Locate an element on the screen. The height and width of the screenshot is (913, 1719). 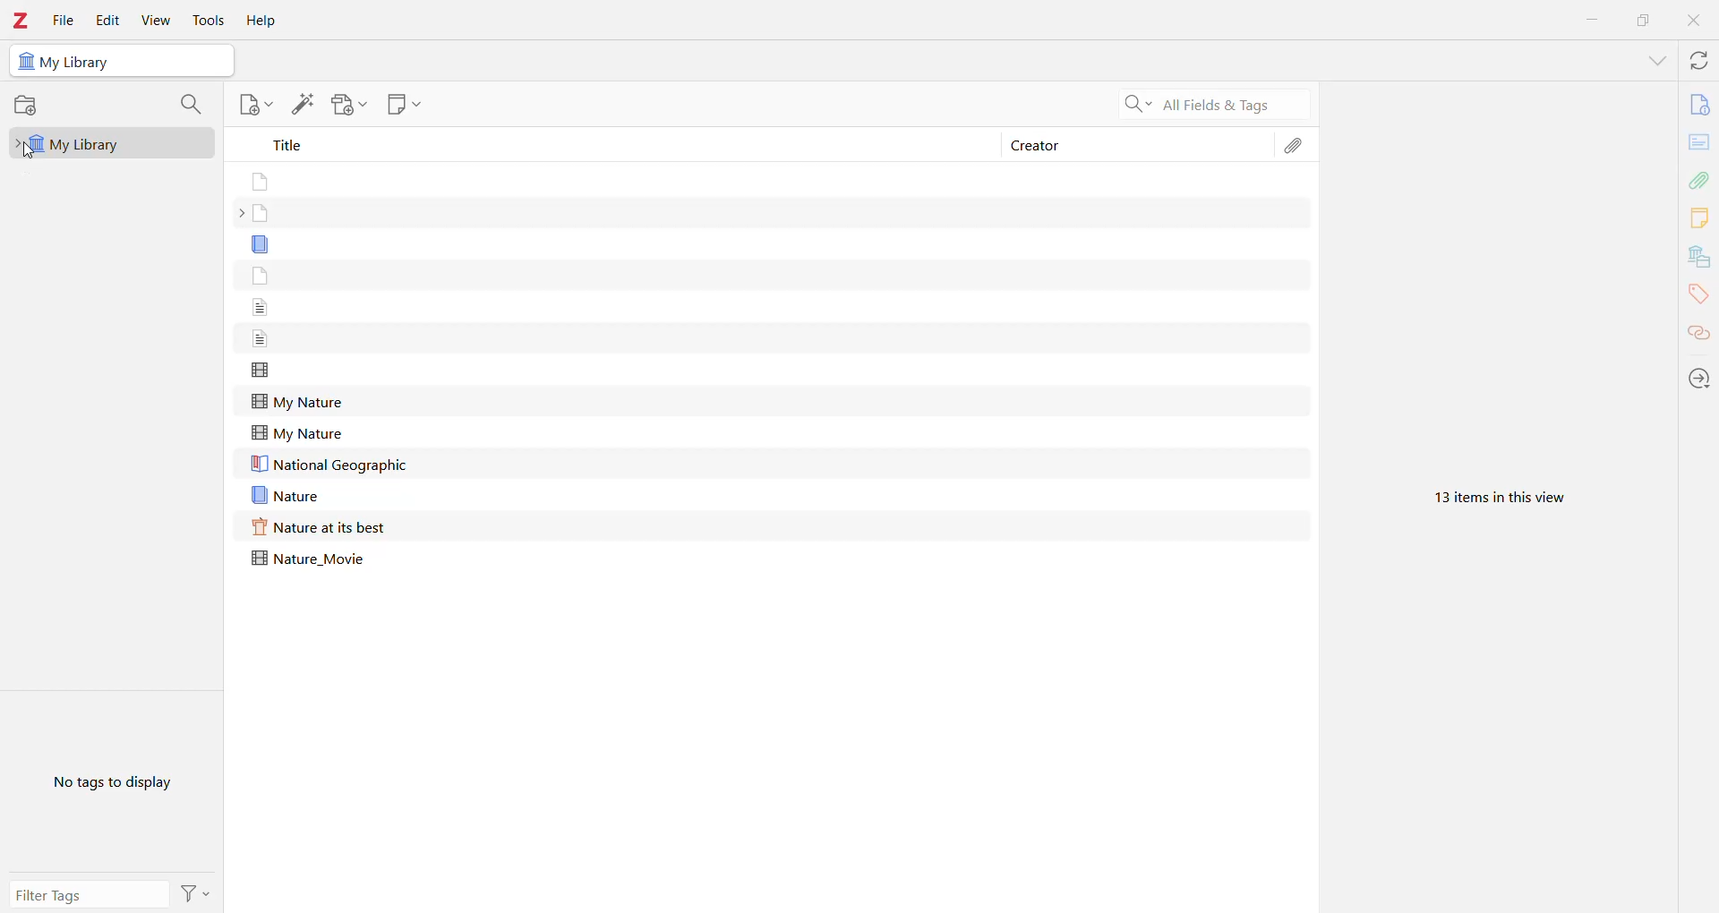
Without title file is located at coordinates (269, 213).